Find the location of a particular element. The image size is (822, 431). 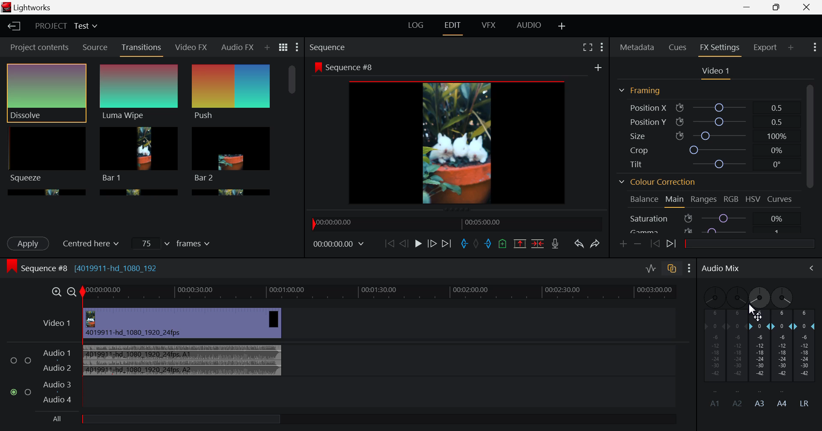

Transitions Panel Open is located at coordinates (142, 50).